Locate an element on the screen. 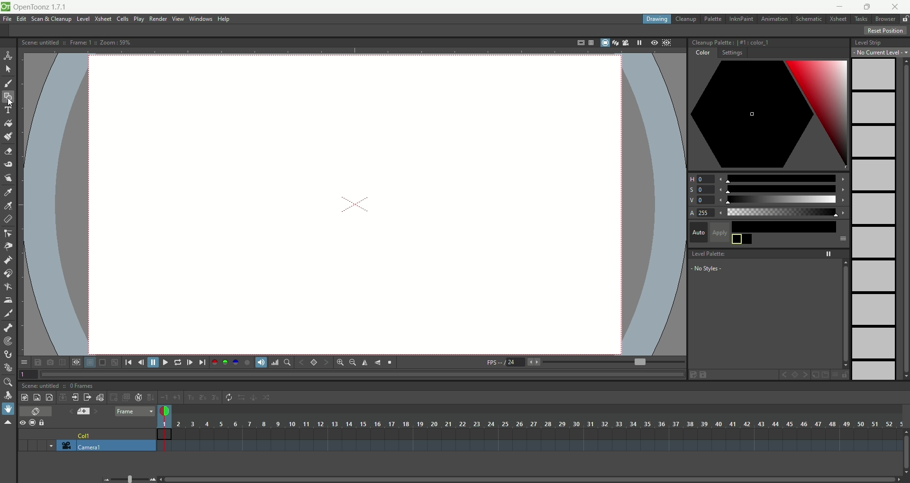  lock toggle is located at coordinates (46, 422).